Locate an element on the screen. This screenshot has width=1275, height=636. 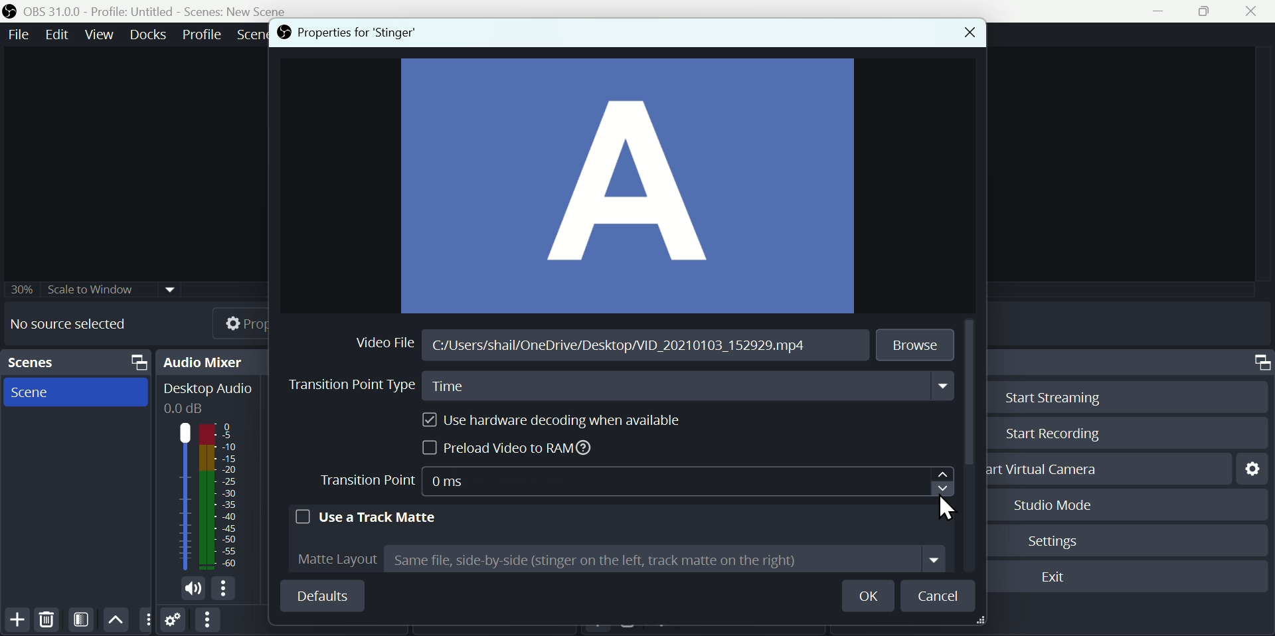
Use hardware decoding when available is located at coordinates (546, 420).